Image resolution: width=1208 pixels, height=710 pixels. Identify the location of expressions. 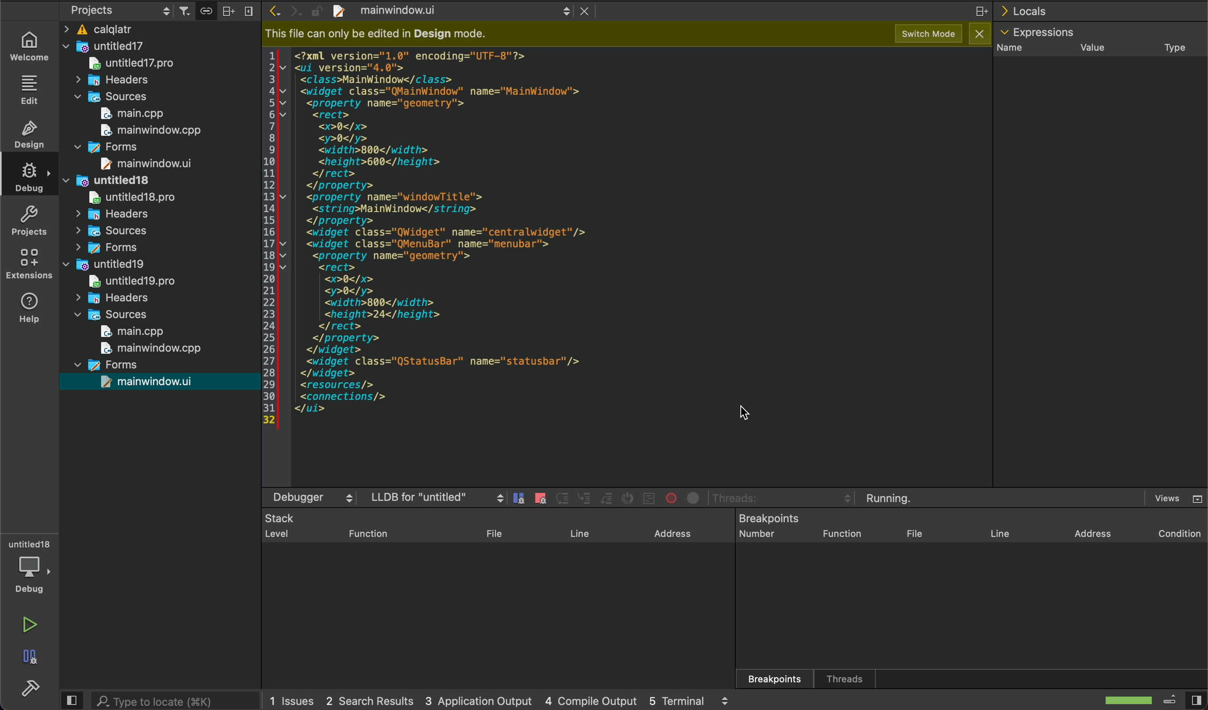
(1040, 32).